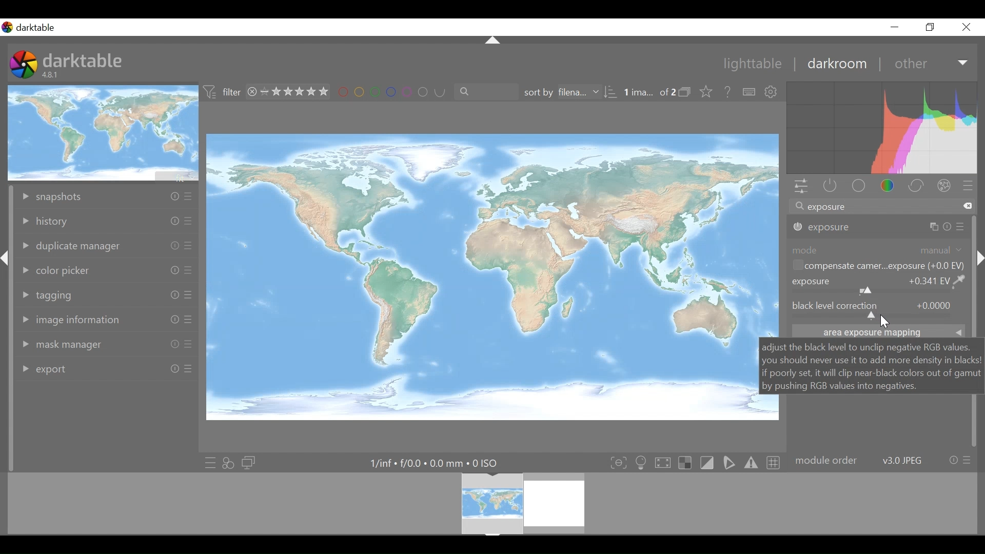  What do you see at coordinates (879, 227) in the screenshot?
I see `exposure panel` at bounding box center [879, 227].